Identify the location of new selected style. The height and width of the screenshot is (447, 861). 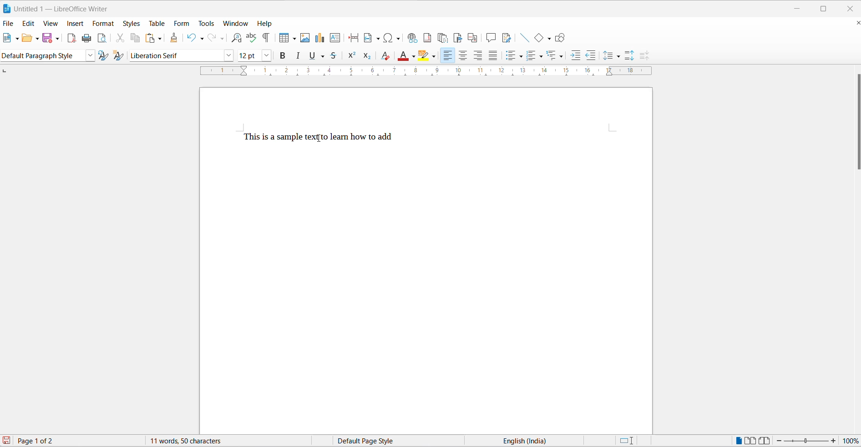
(119, 56).